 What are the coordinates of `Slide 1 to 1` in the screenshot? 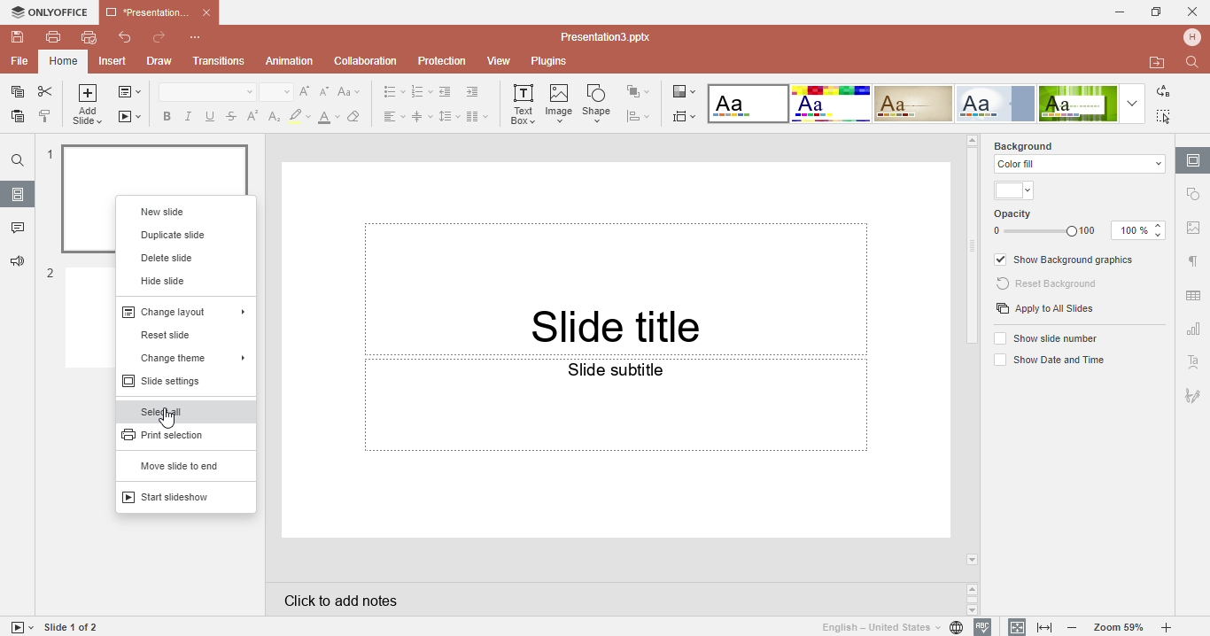 It's located at (73, 627).